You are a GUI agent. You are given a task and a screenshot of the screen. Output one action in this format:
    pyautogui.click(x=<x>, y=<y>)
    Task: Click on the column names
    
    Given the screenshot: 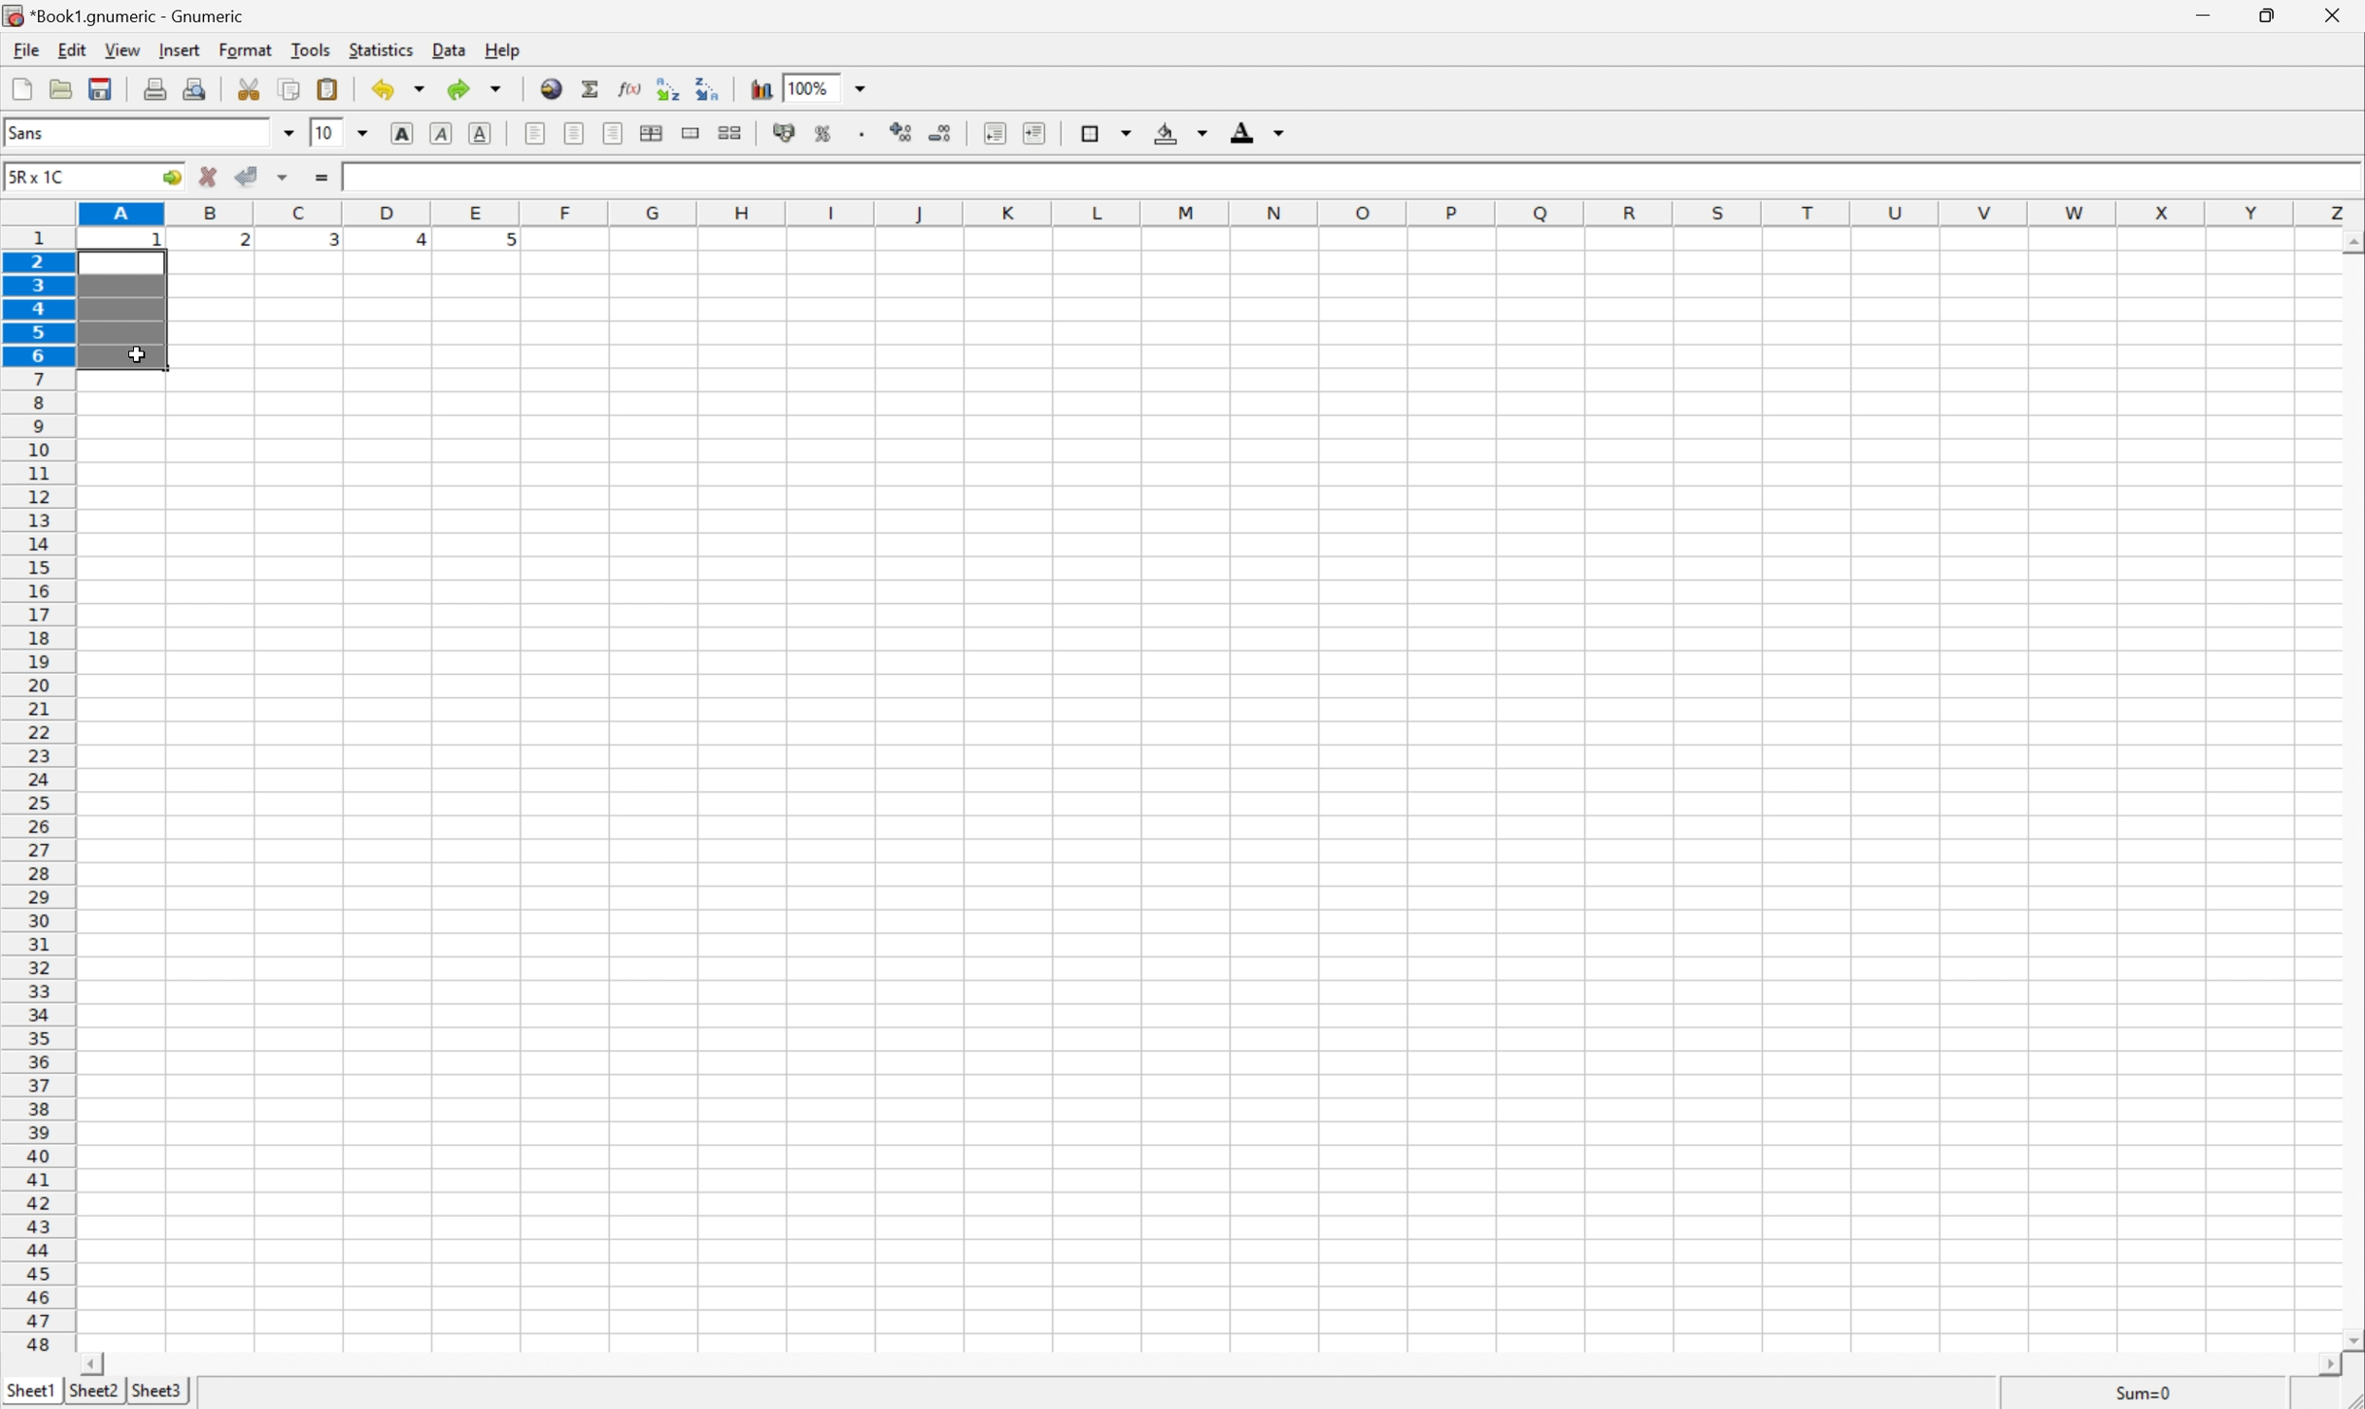 What is the action you would take?
    pyautogui.click(x=1221, y=214)
    